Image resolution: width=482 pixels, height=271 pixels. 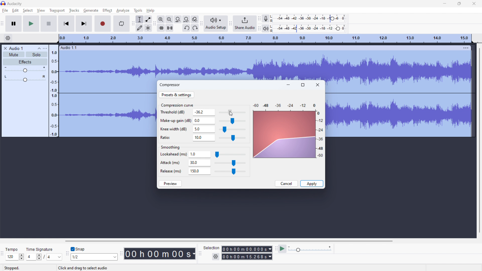 I want to click on collapse, so click(x=38, y=48).